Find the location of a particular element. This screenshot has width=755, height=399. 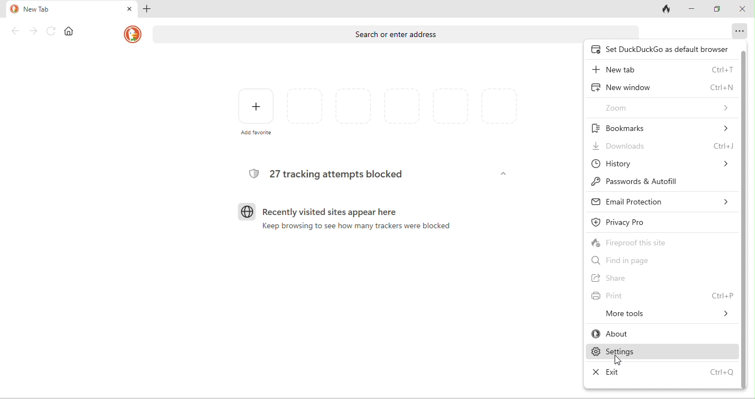

close tab and clear data is located at coordinates (667, 9).